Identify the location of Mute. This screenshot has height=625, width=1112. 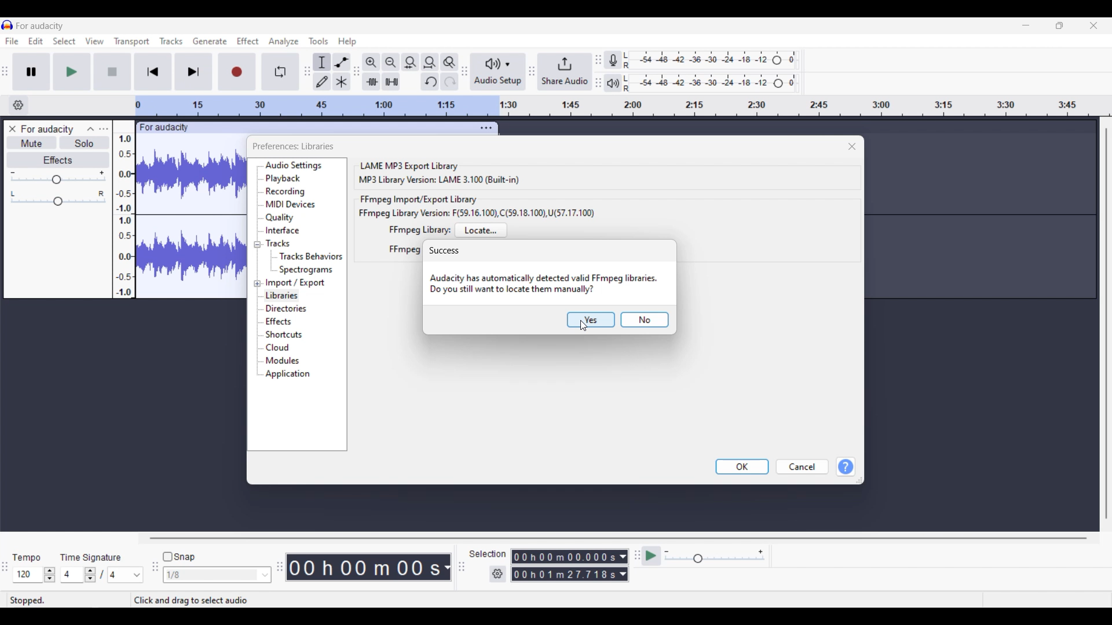
(32, 142).